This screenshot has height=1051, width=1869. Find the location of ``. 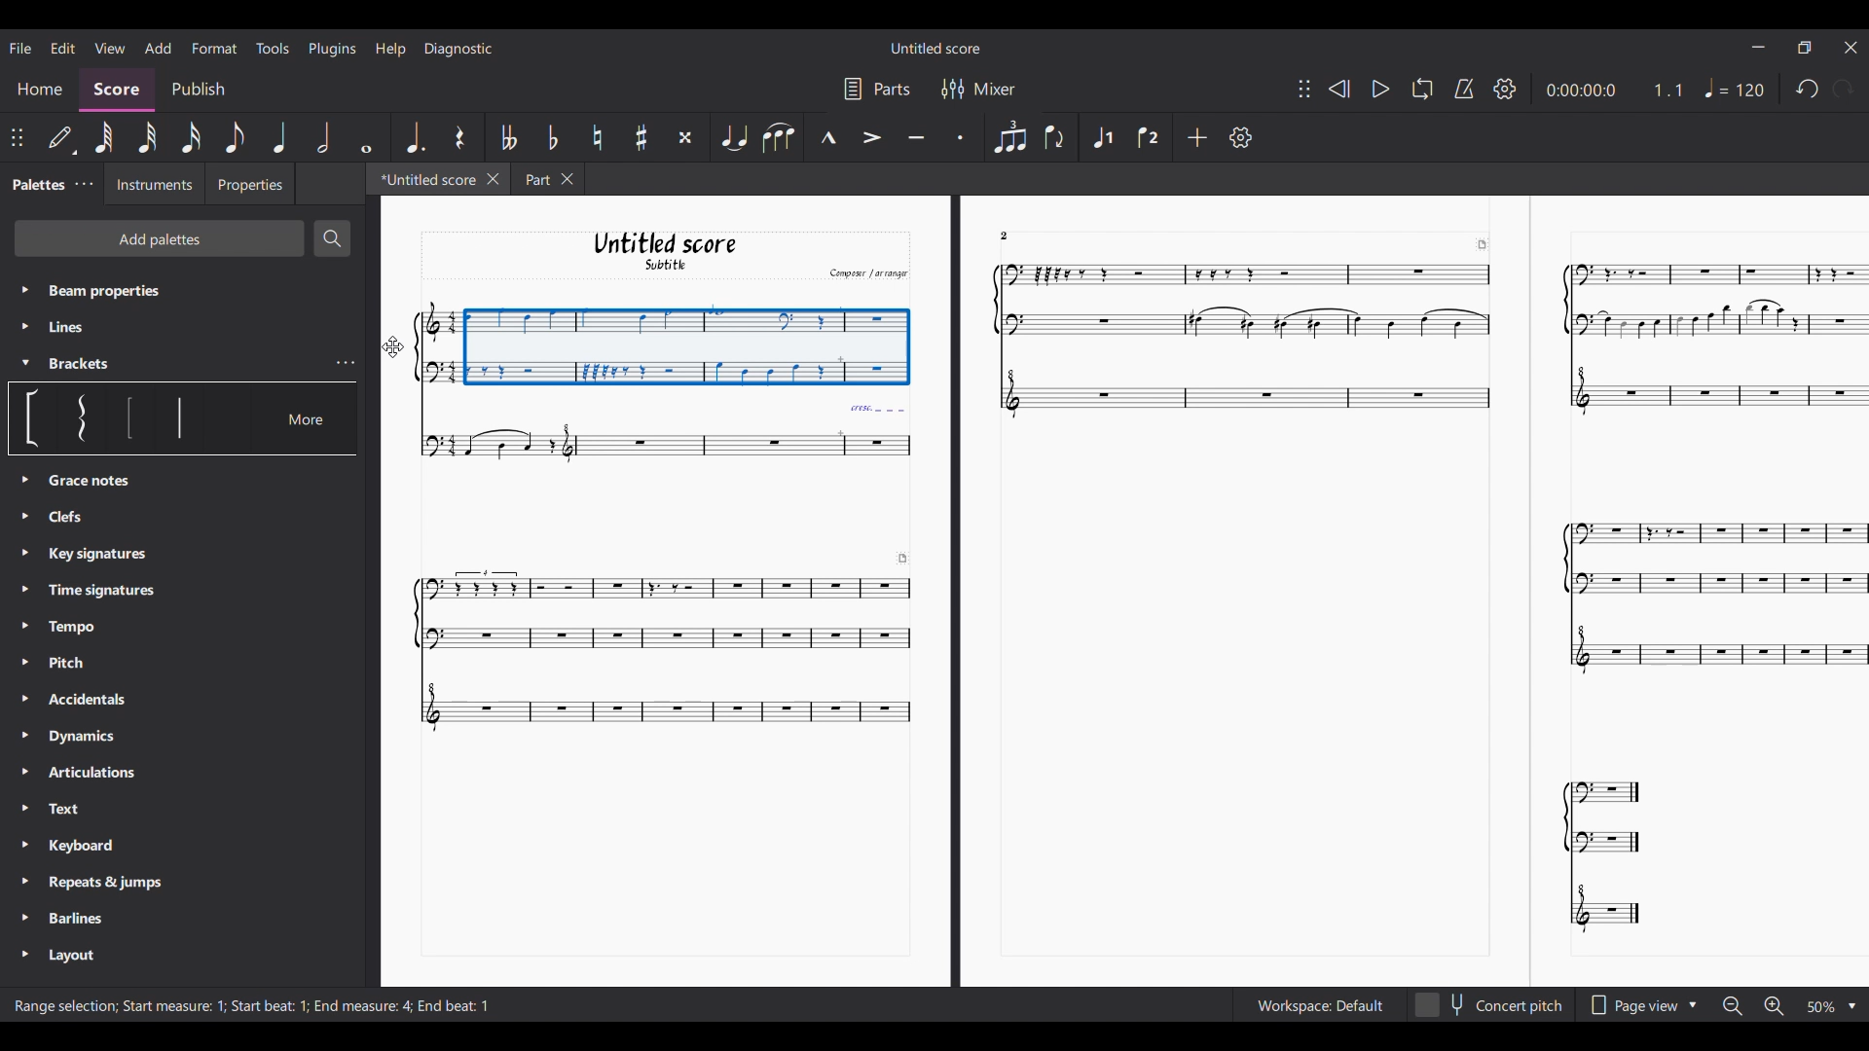

 is located at coordinates (20, 623).